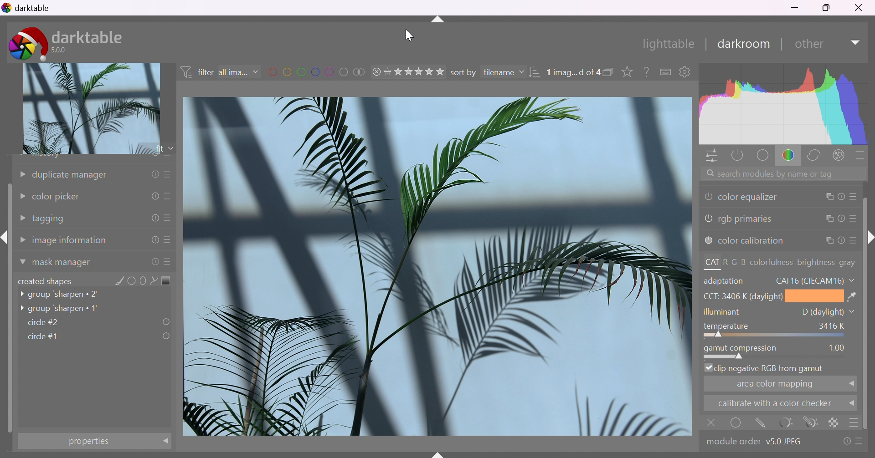 This screenshot has height=458, width=875. Describe the element at coordinates (685, 72) in the screenshot. I see `show global preference` at that location.